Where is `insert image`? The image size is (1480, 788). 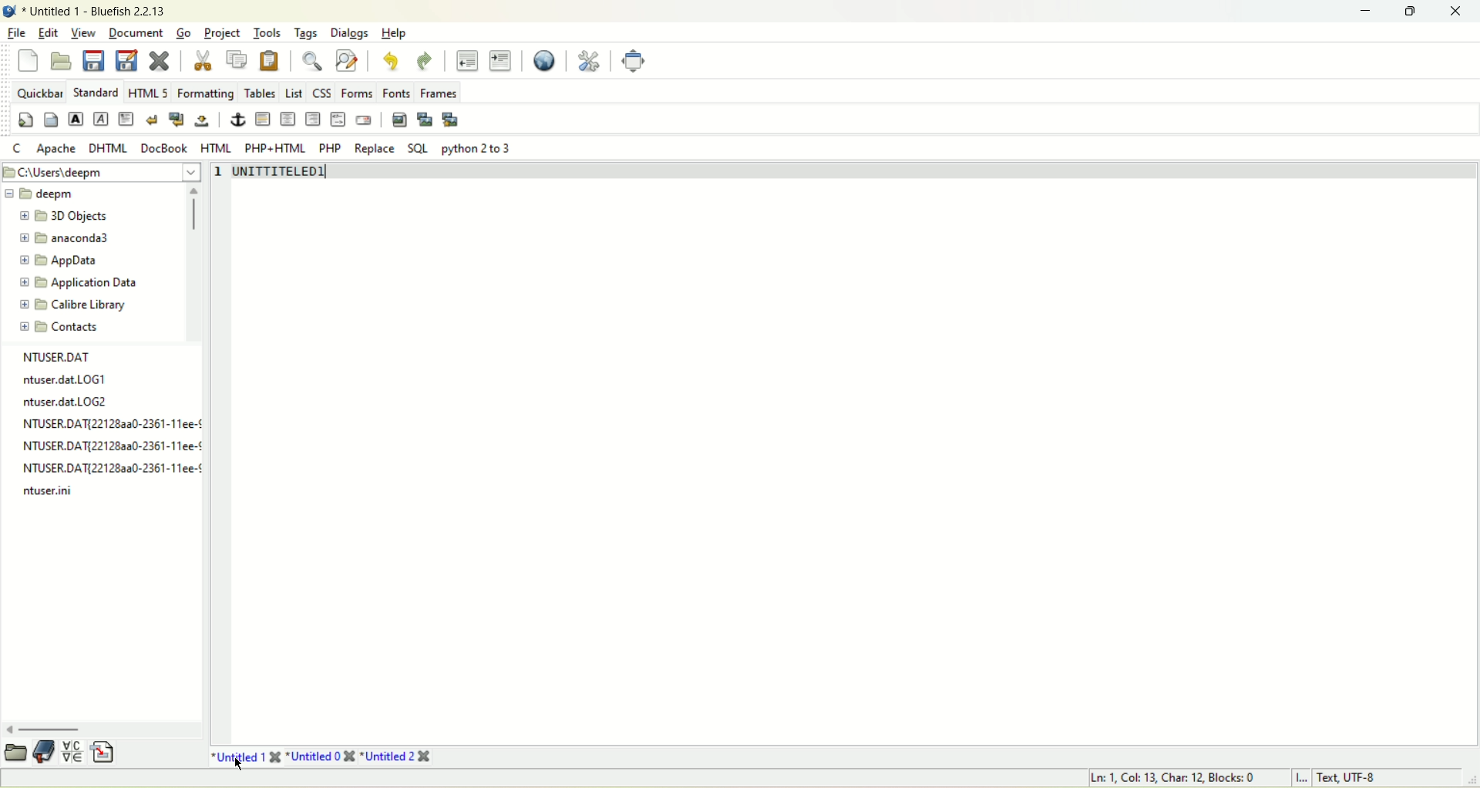
insert image is located at coordinates (398, 120).